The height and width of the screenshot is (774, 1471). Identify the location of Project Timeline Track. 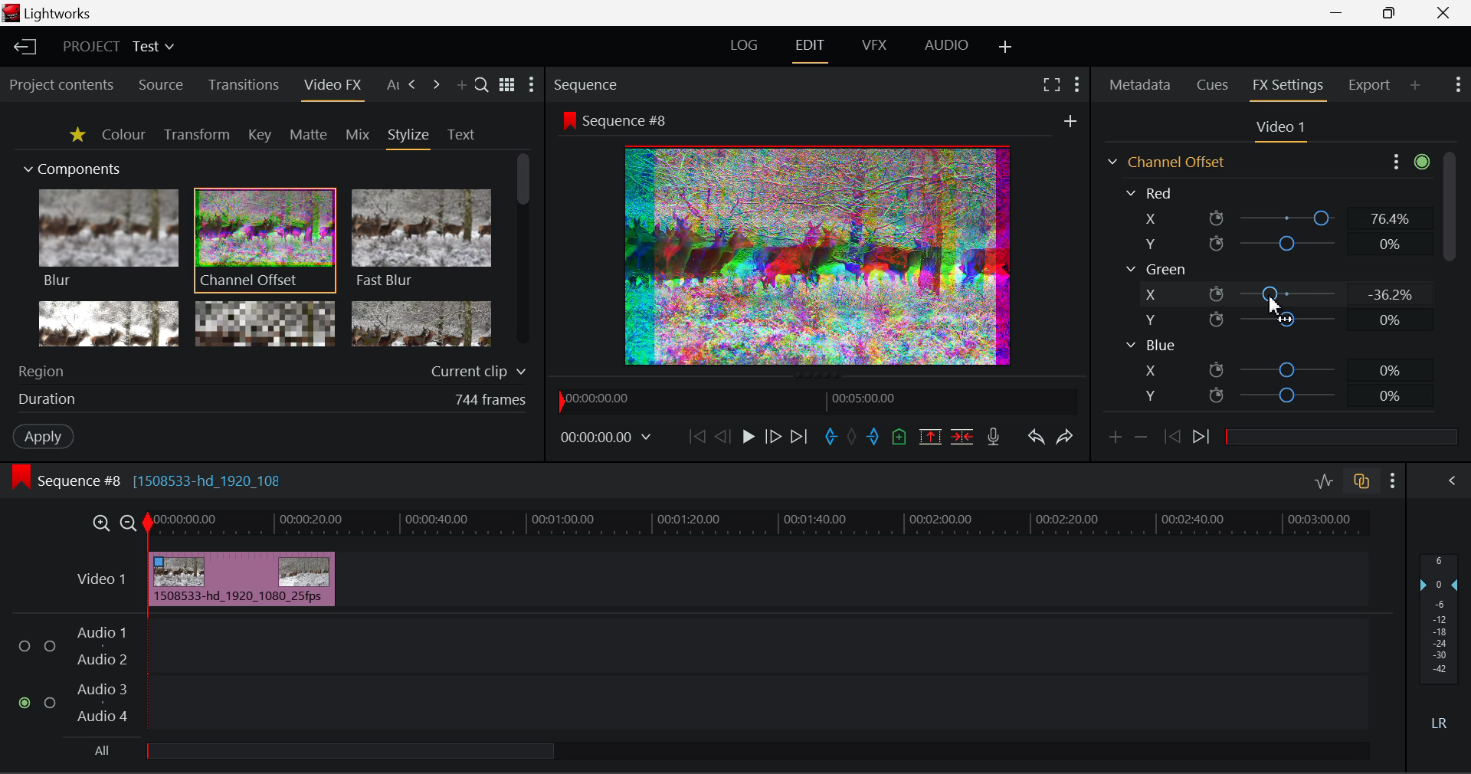
(759, 526).